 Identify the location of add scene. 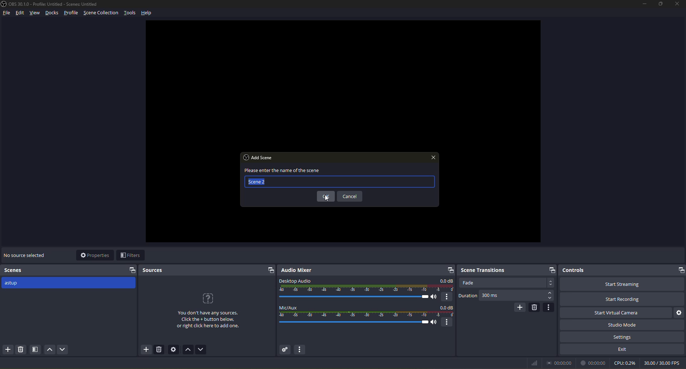
(263, 157).